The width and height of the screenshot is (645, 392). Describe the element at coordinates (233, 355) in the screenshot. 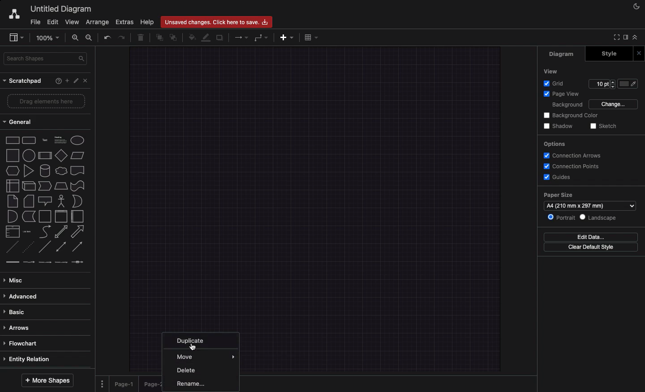

I see `more` at that location.